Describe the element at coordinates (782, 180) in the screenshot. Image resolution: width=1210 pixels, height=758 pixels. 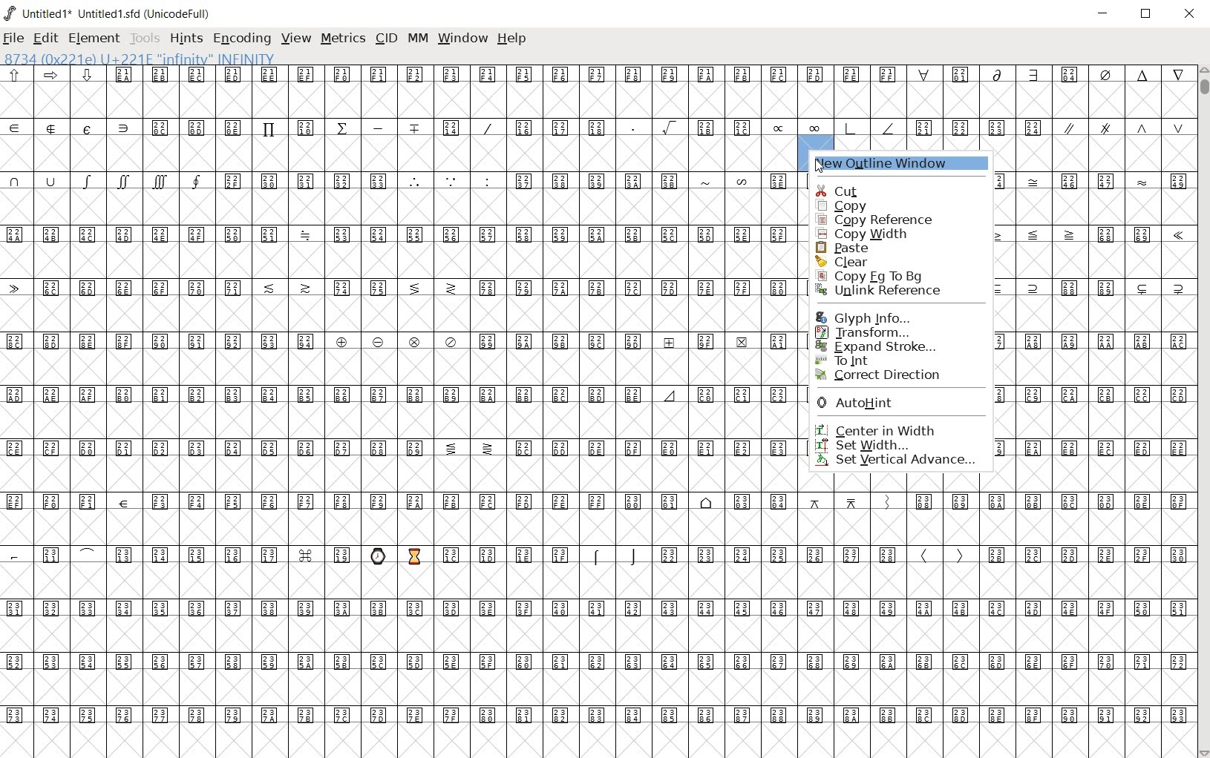
I see `Unicode code points` at that location.